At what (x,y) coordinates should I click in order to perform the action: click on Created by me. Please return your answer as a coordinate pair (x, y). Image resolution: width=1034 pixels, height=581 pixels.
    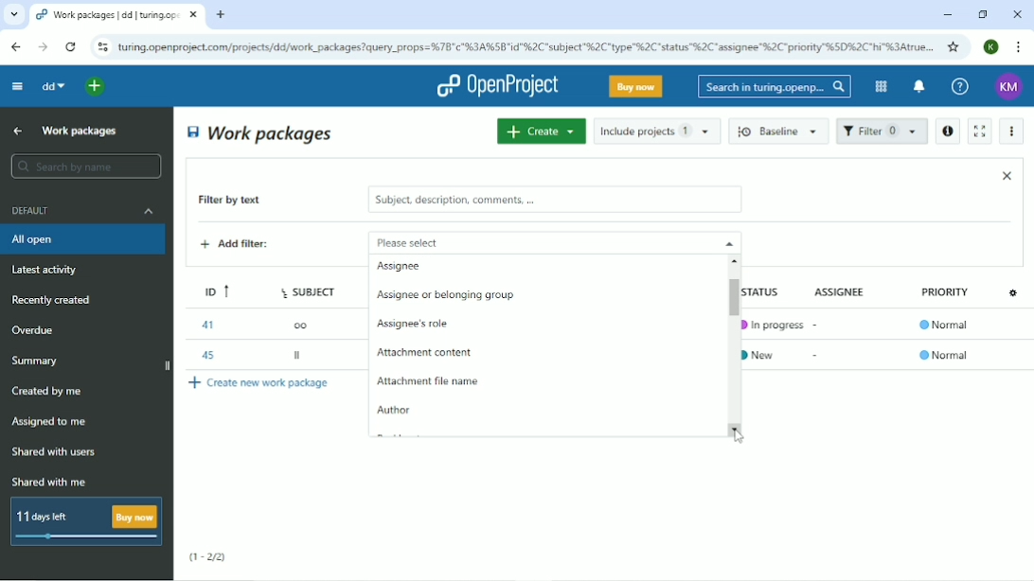
    Looking at the image, I should click on (50, 392).